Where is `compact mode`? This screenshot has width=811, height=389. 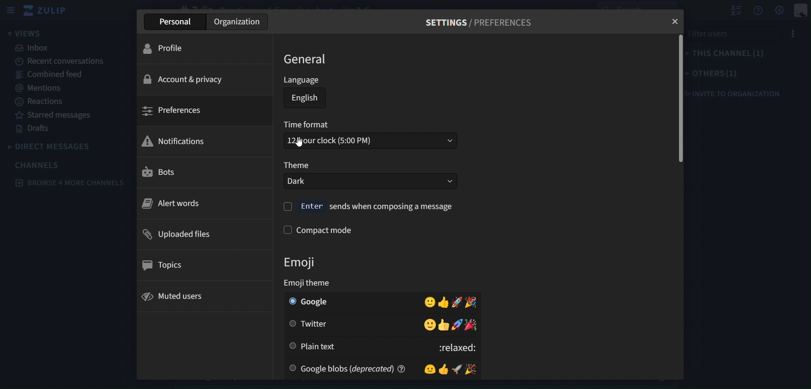
compact mode is located at coordinates (325, 229).